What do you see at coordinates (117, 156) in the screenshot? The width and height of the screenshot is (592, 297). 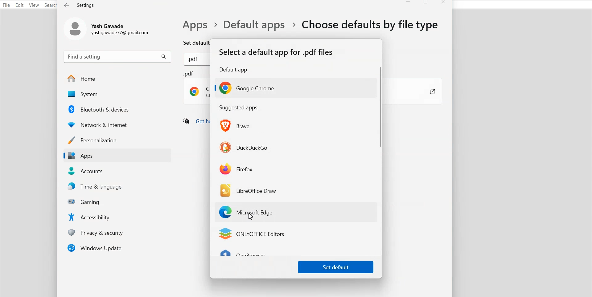 I see `Apps` at bounding box center [117, 156].